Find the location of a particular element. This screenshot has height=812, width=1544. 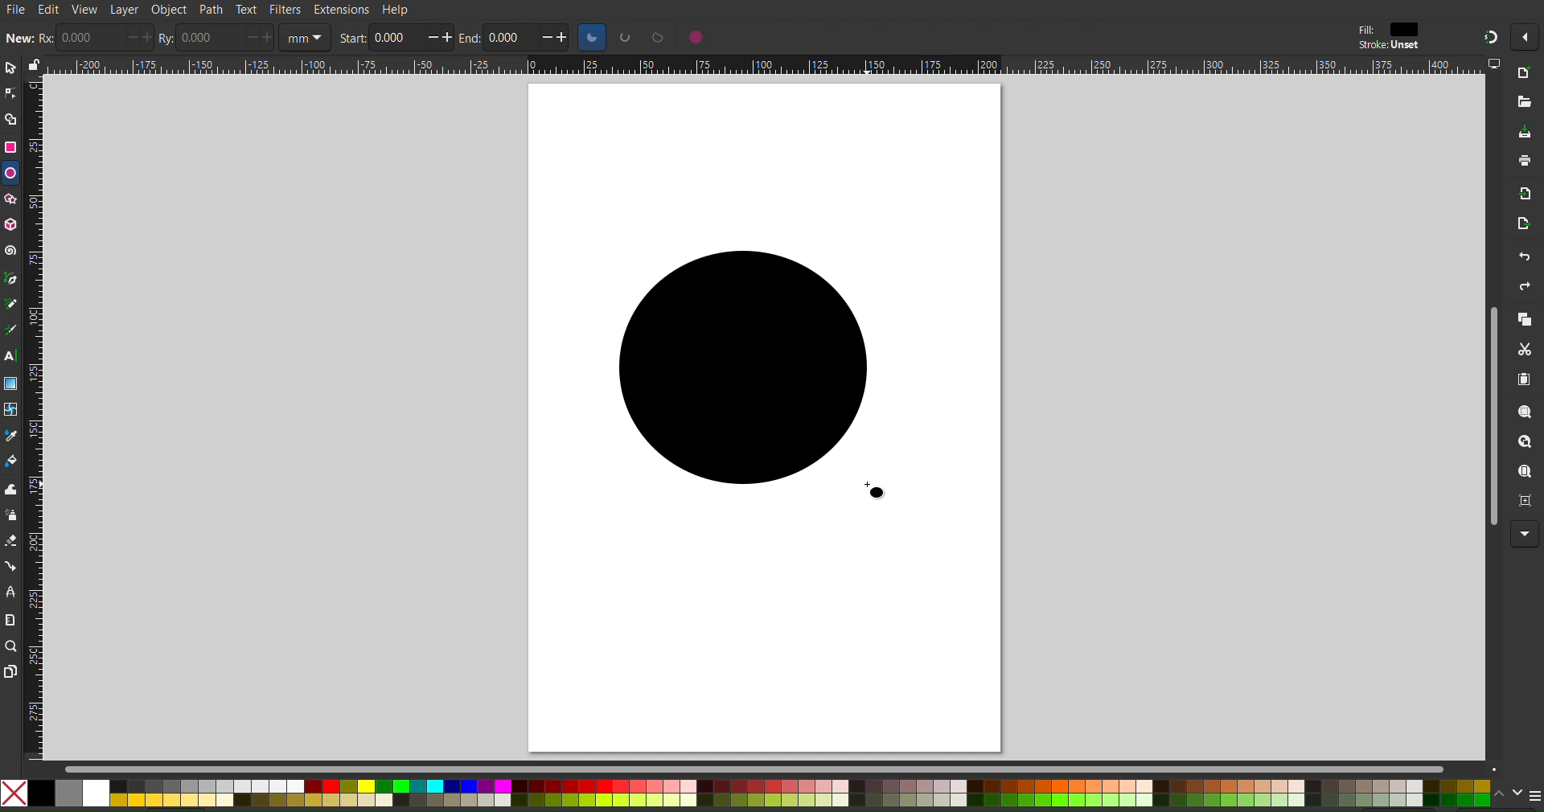

menu is located at coordinates (1534, 797).